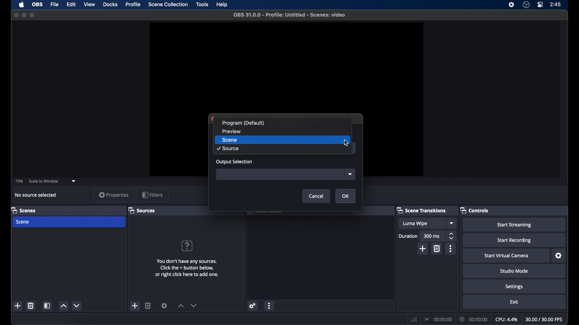 The width and height of the screenshot is (579, 325). What do you see at coordinates (526, 5) in the screenshot?
I see `obs studio` at bounding box center [526, 5].